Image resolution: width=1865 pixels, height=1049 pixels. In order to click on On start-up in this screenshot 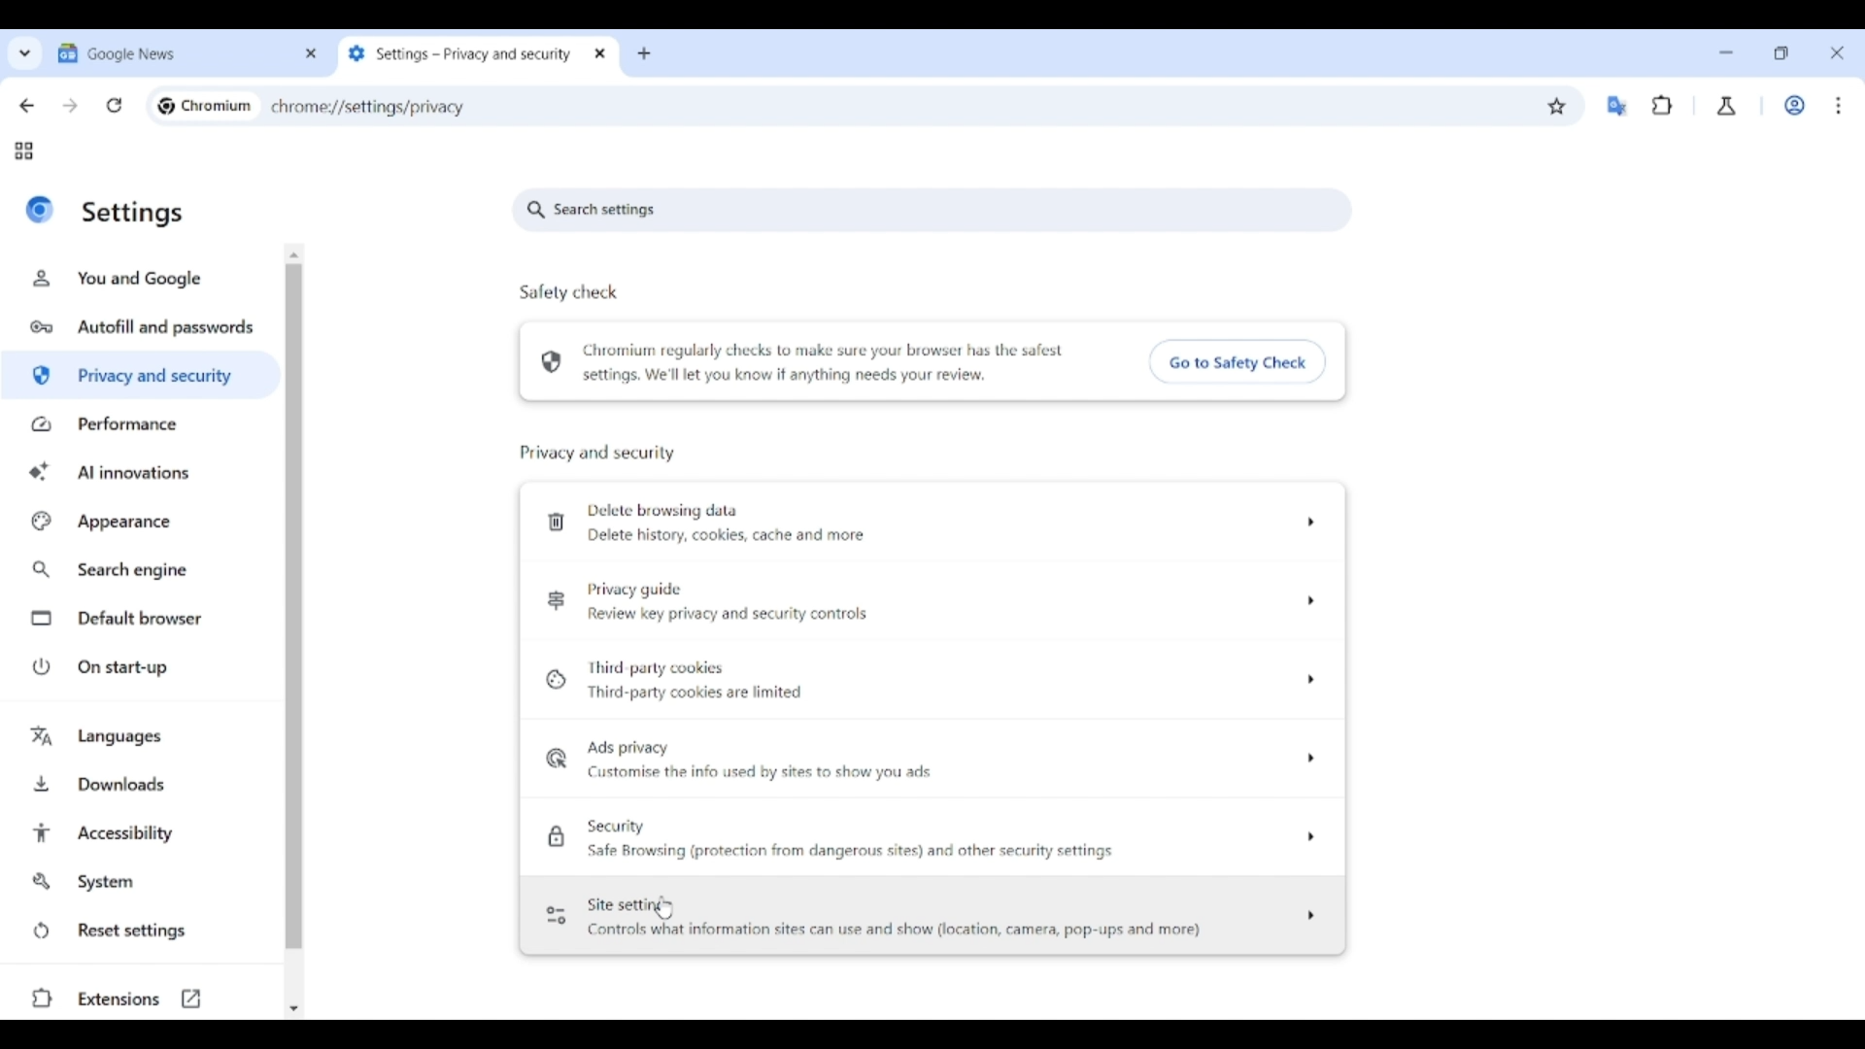, I will do `click(144, 666)`.